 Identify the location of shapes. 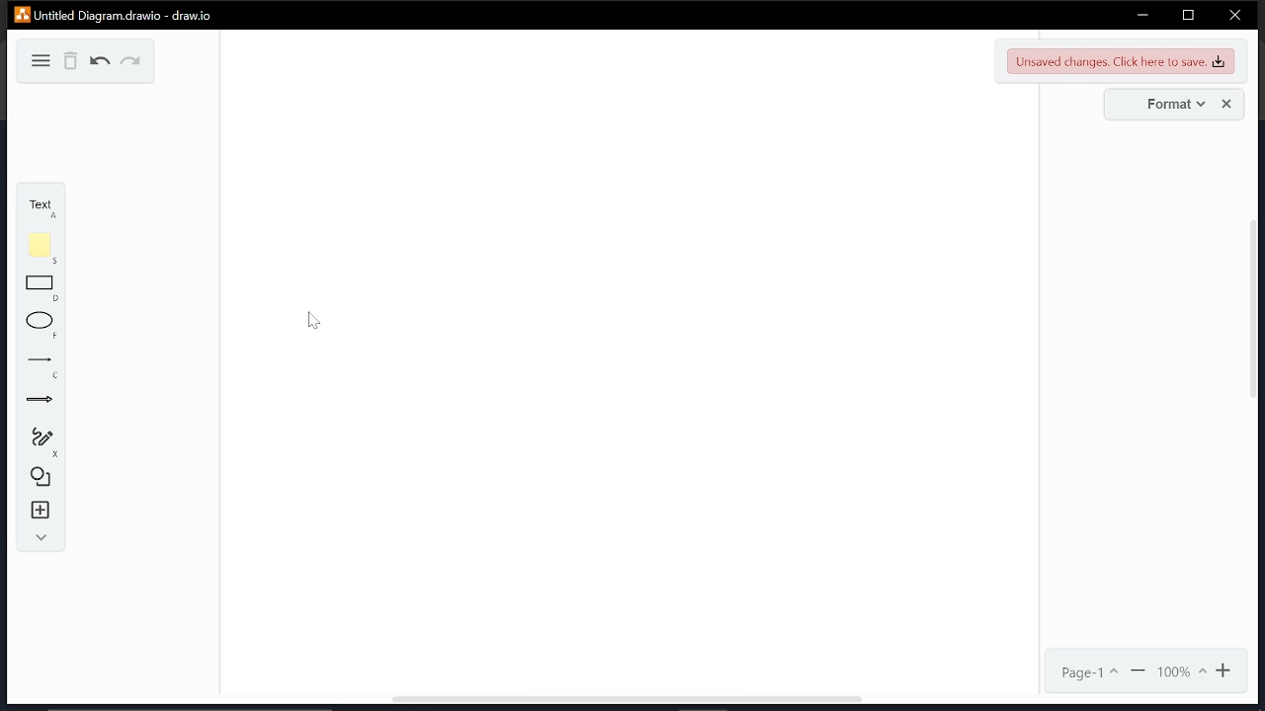
(42, 475).